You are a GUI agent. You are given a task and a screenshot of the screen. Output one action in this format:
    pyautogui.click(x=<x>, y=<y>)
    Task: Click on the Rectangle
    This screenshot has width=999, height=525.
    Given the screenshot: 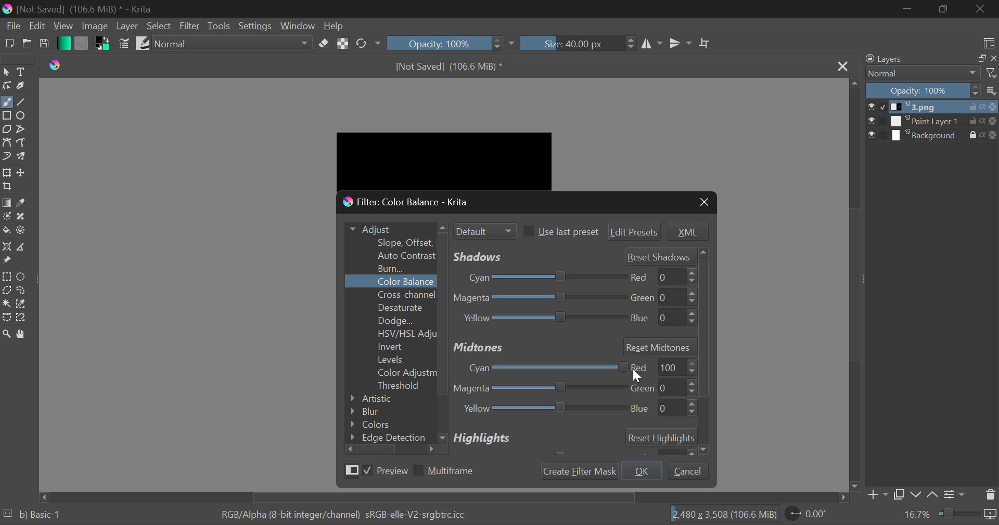 What is the action you would take?
    pyautogui.click(x=8, y=116)
    